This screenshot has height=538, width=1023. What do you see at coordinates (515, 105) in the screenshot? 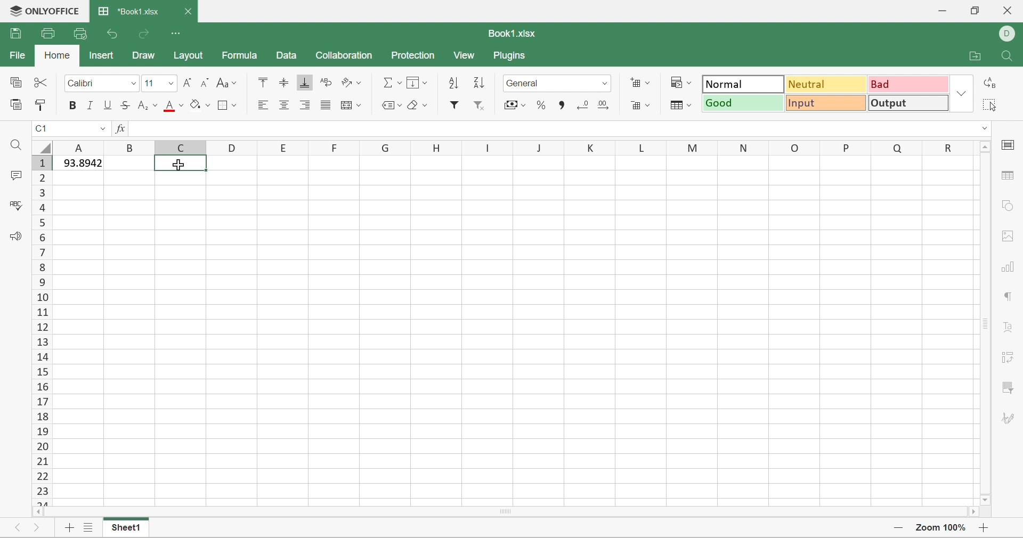
I see `Accounting style` at bounding box center [515, 105].